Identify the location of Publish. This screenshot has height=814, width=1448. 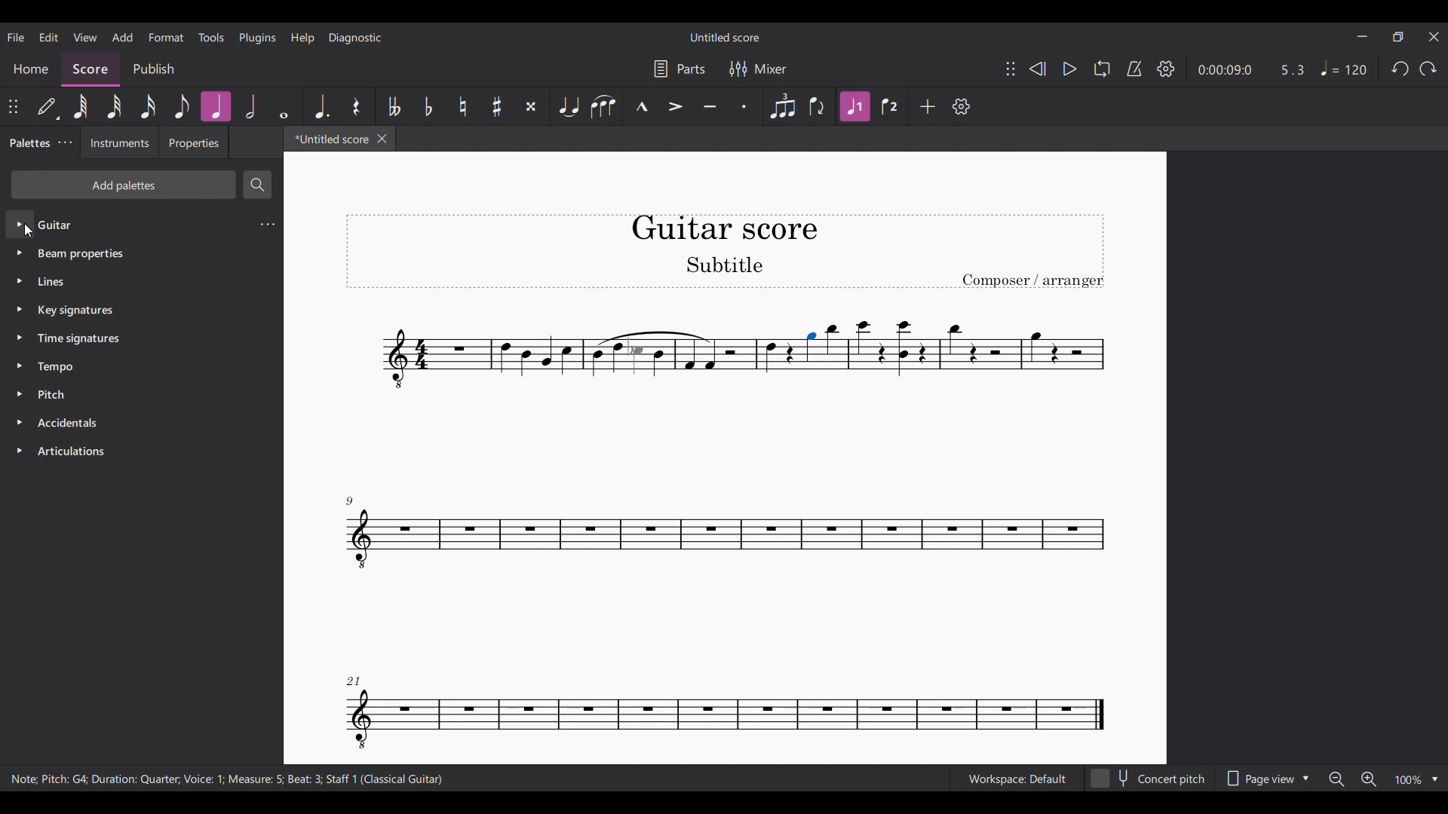
(154, 70).